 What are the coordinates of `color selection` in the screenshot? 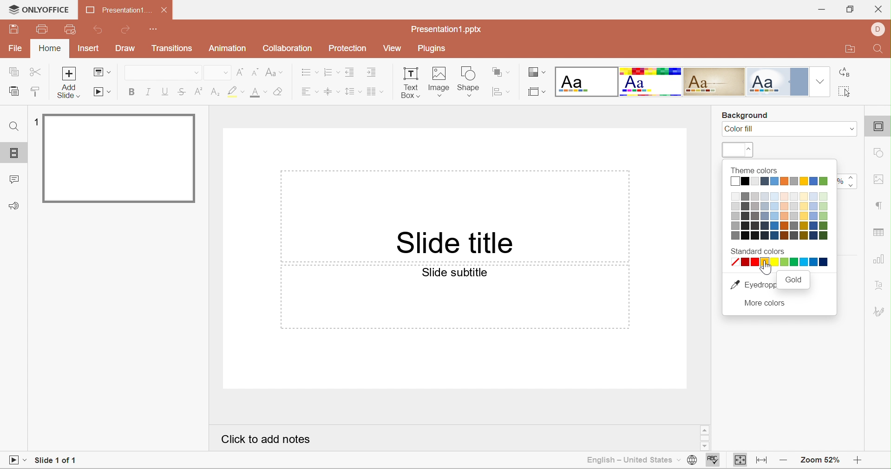 It's located at (739, 150).